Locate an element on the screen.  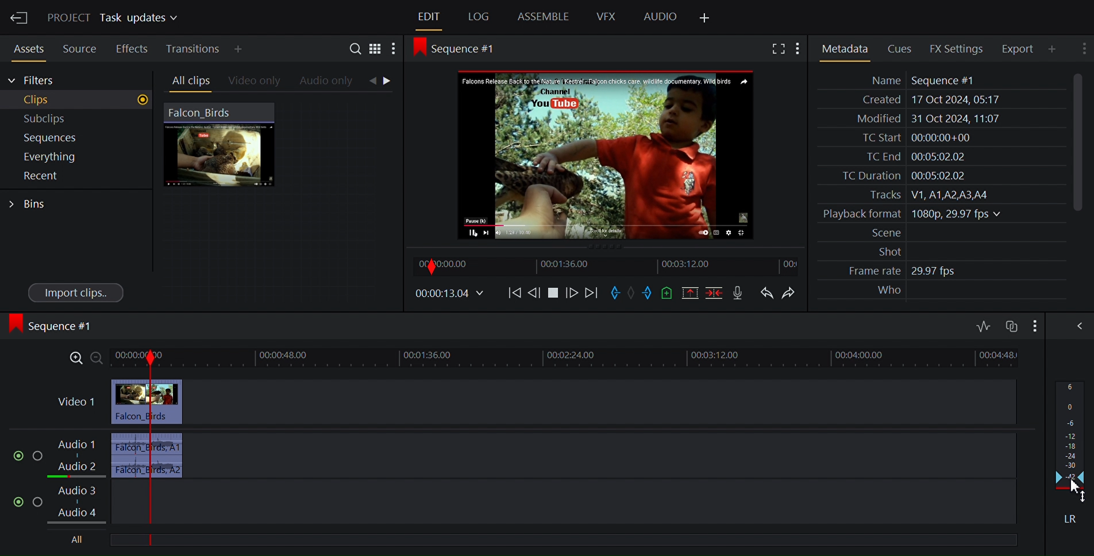
Cues is located at coordinates (899, 48).